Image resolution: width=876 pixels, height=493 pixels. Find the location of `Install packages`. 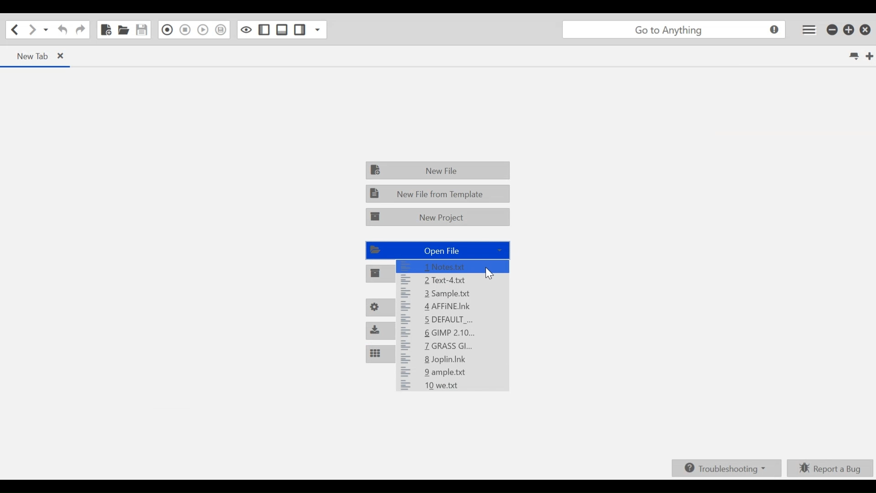

Install packages is located at coordinates (380, 331).